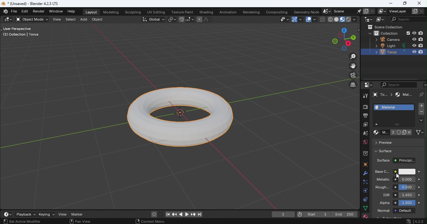  I want to click on Base color, so click(394, 172).